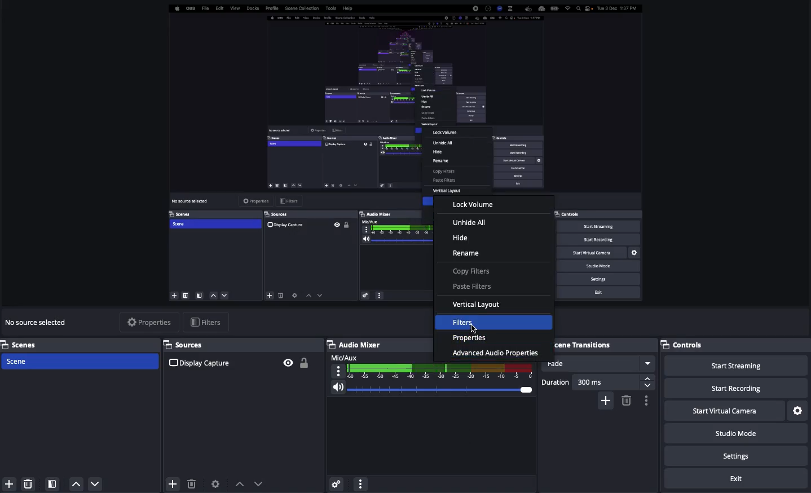 The height and width of the screenshot is (493, 811). What do you see at coordinates (28, 482) in the screenshot?
I see `Delete` at bounding box center [28, 482].